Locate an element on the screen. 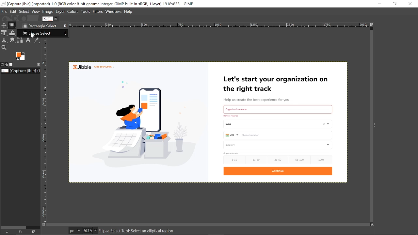 Image resolution: width=418 pixels, height=235 pixels. Filters is located at coordinates (99, 11).